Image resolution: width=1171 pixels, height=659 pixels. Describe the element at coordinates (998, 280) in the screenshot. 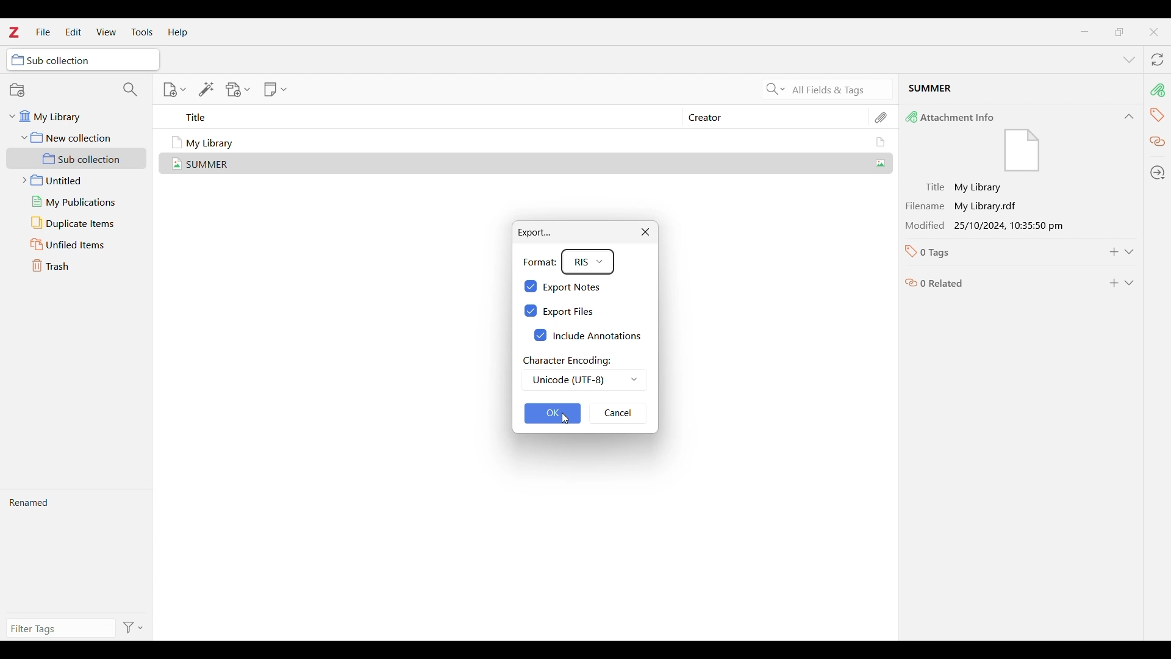

I see `0 related` at that location.